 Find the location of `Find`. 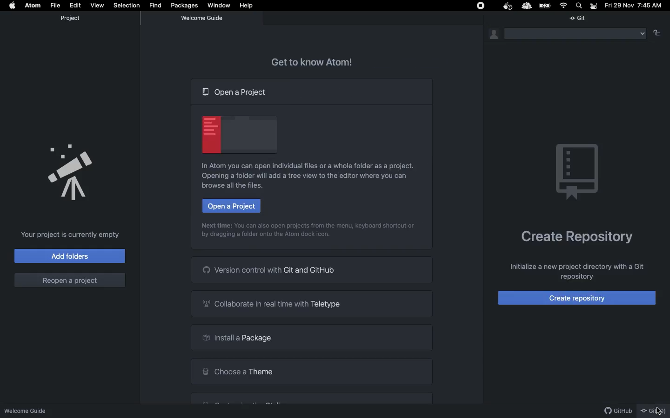

Find is located at coordinates (156, 5).